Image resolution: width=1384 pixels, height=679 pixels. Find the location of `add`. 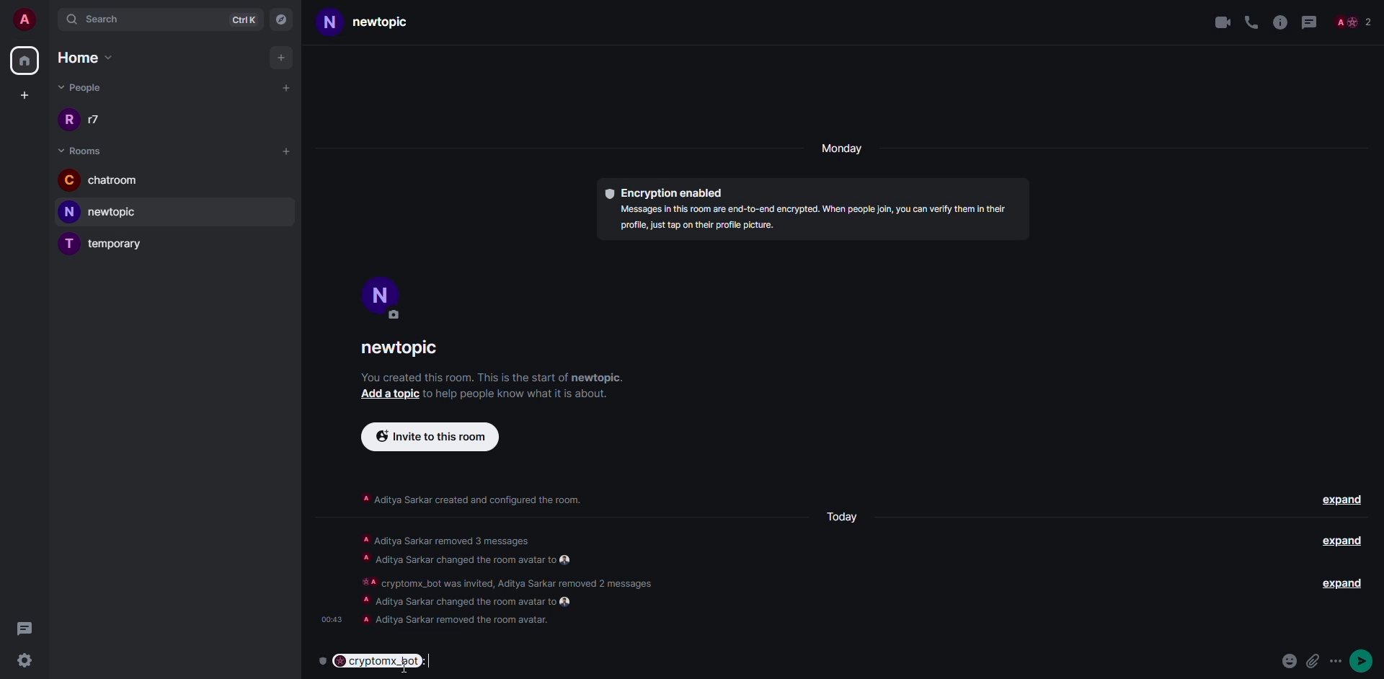

add is located at coordinates (287, 86).